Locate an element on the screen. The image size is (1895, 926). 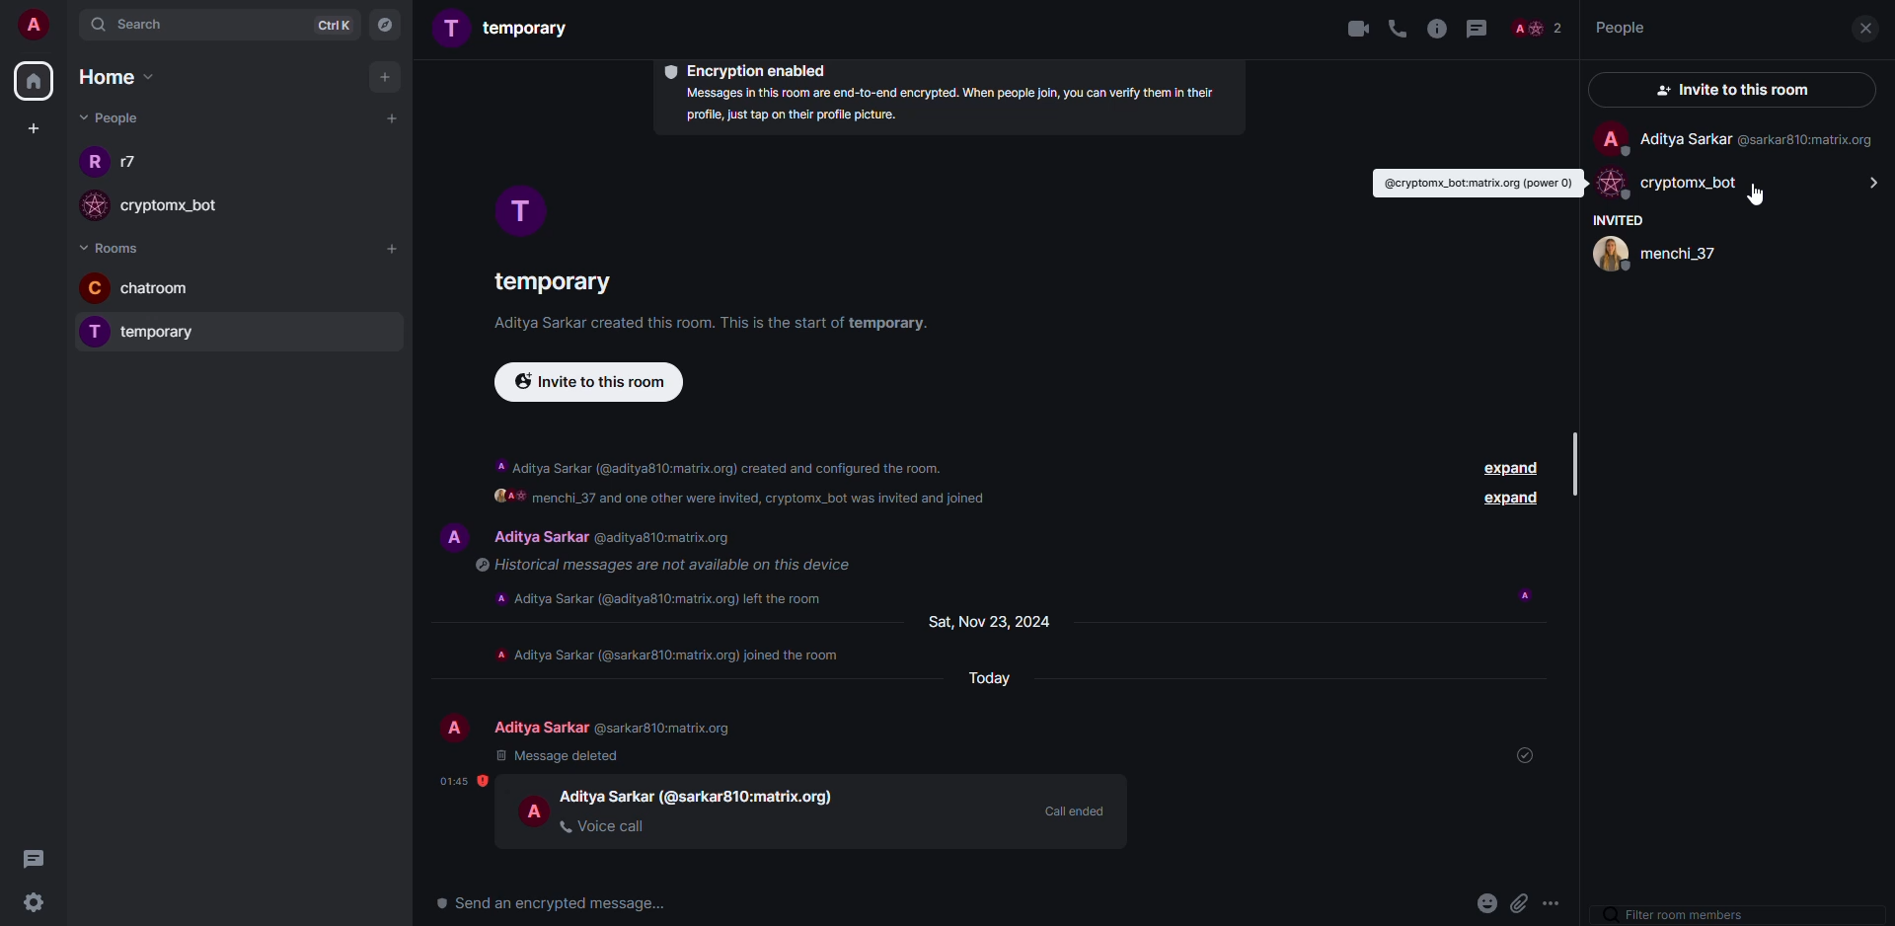
threads is located at coordinates (41, 859).